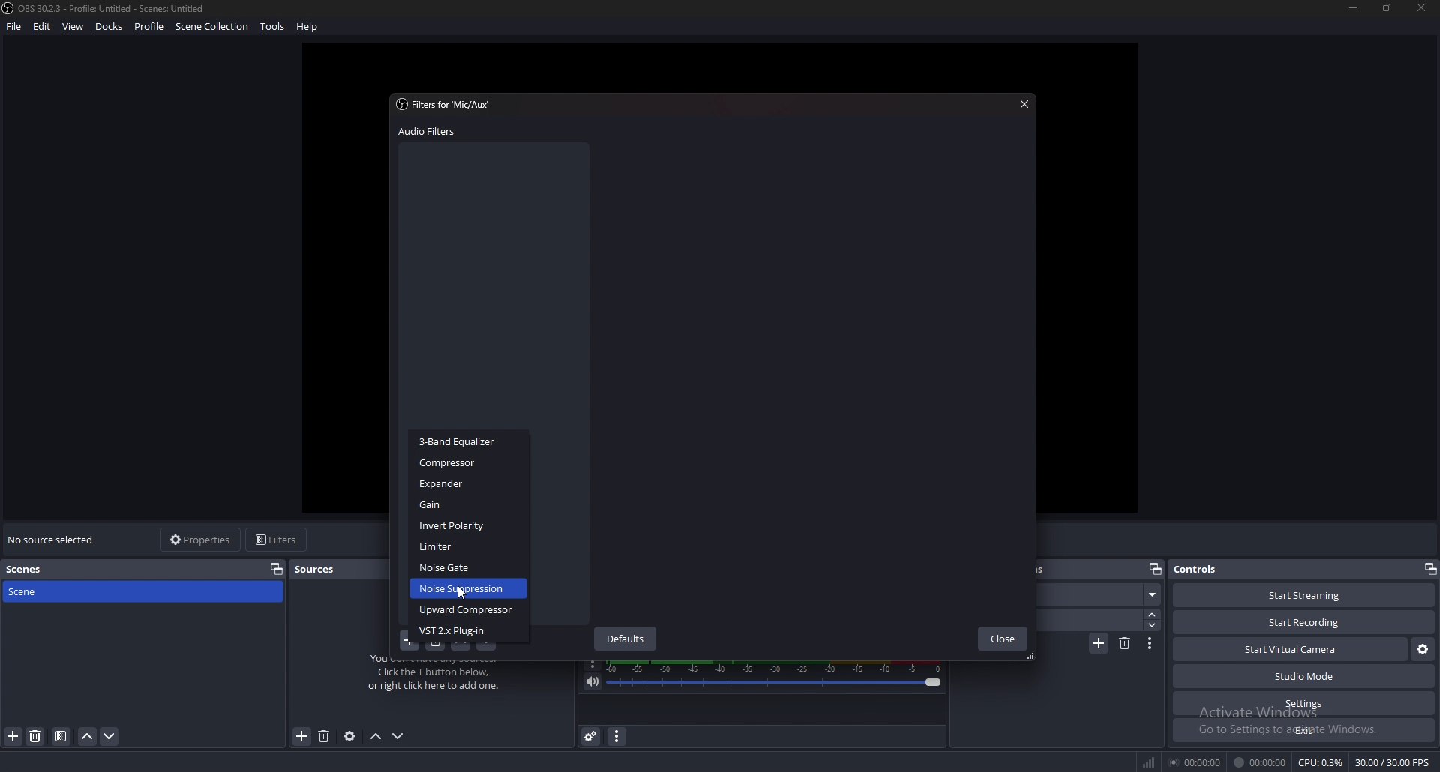  Describe the element at coordinates (433, 132) in the screenshot. I see `audio filters` at that location.